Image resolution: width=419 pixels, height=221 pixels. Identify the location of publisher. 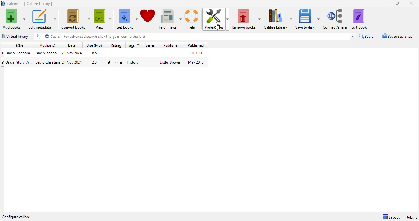
(171, 45).